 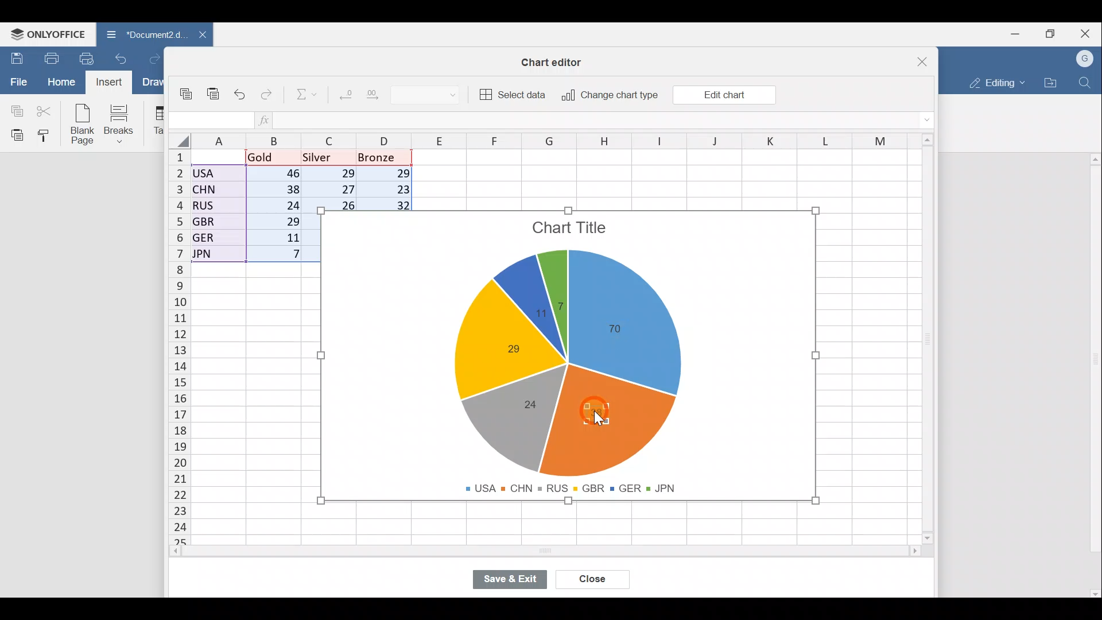 I want to click on Chart label, so click(x=560, y=299).